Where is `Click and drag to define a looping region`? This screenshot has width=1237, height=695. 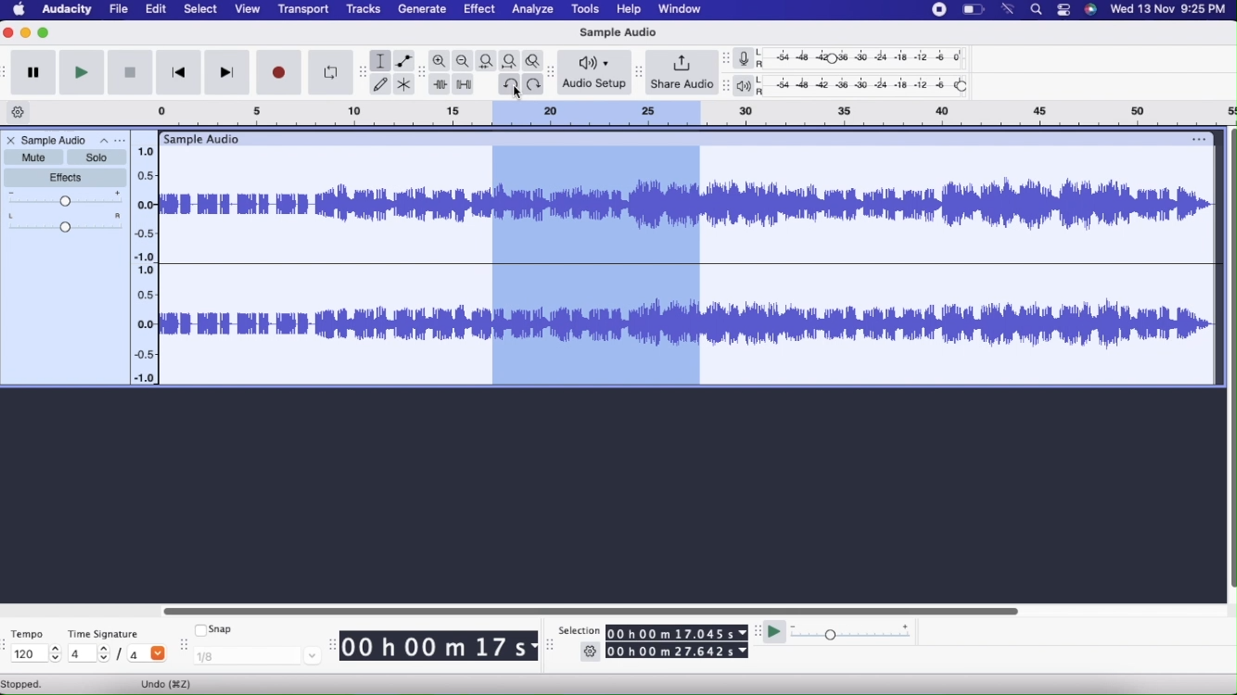
Click and drag to define a looping region is located at coordinates (595, 116).